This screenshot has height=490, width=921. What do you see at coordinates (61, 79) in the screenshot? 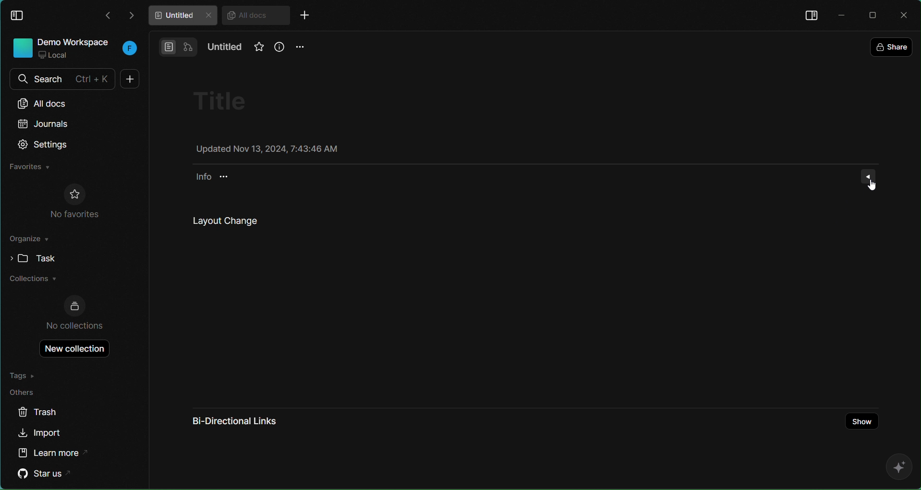
I see `search ` at bounding box center [61, 79].